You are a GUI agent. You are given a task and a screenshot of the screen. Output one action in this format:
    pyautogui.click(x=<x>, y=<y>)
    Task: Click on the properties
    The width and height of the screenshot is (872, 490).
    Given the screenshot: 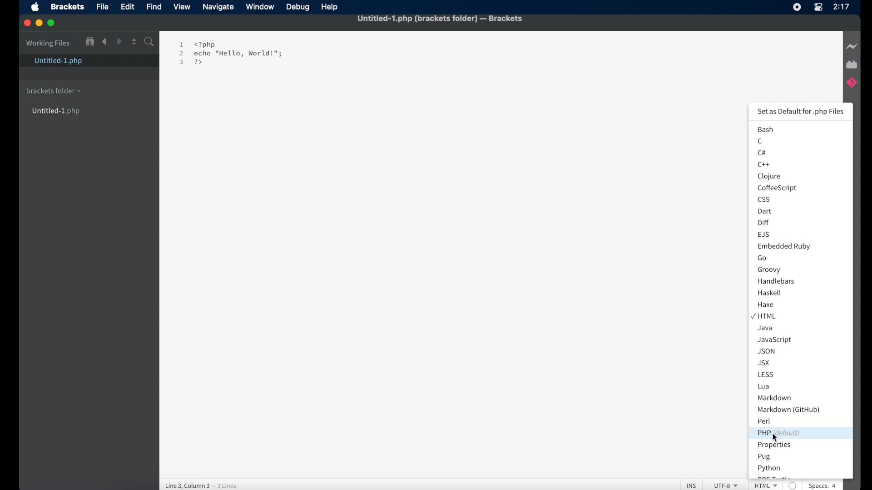 What is the action you would take?
    pyautogui.click(x=774, y=446)
    